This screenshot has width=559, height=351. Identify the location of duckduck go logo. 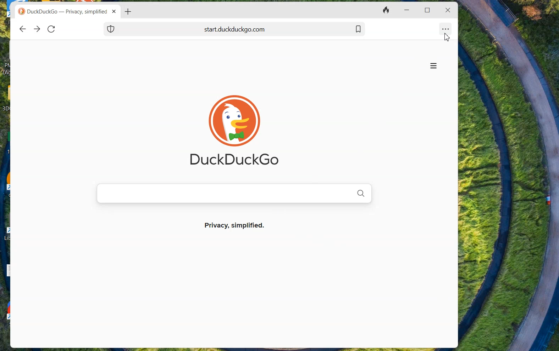
(22, 12).